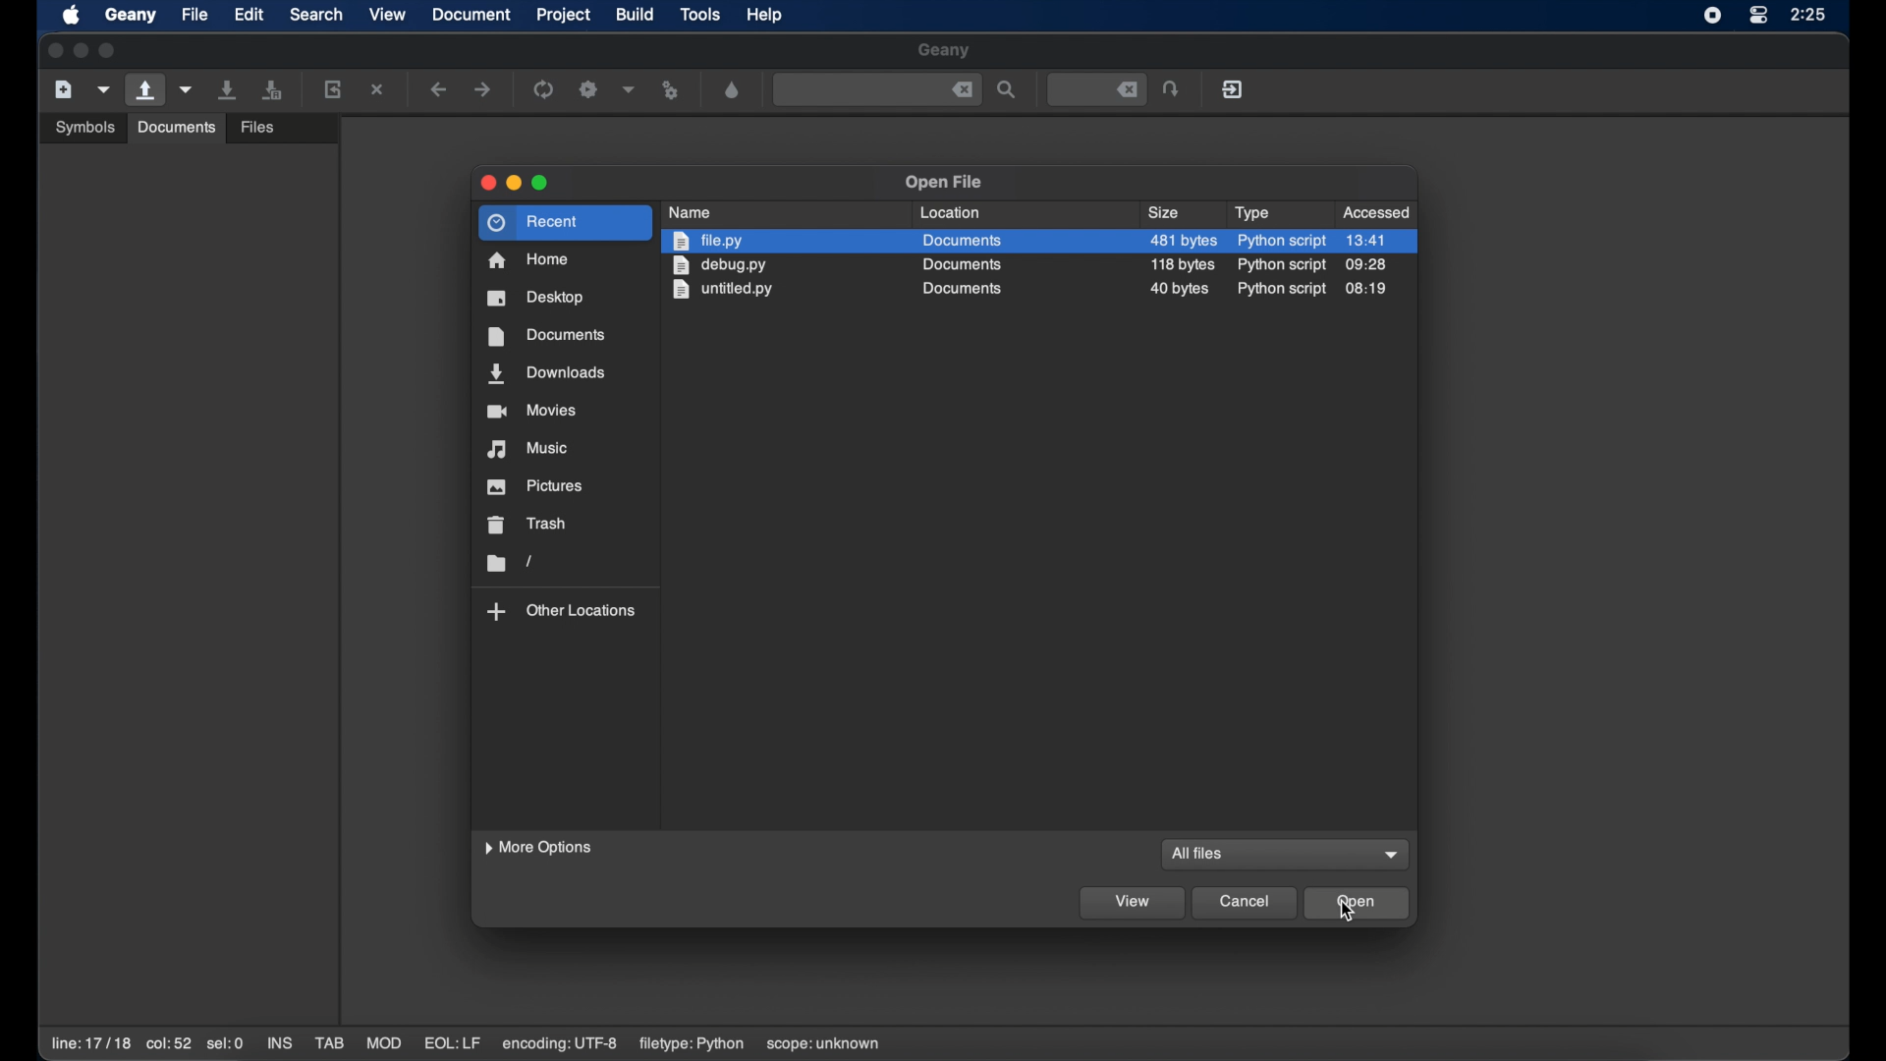  I want to click on create new, so click(64, 88).